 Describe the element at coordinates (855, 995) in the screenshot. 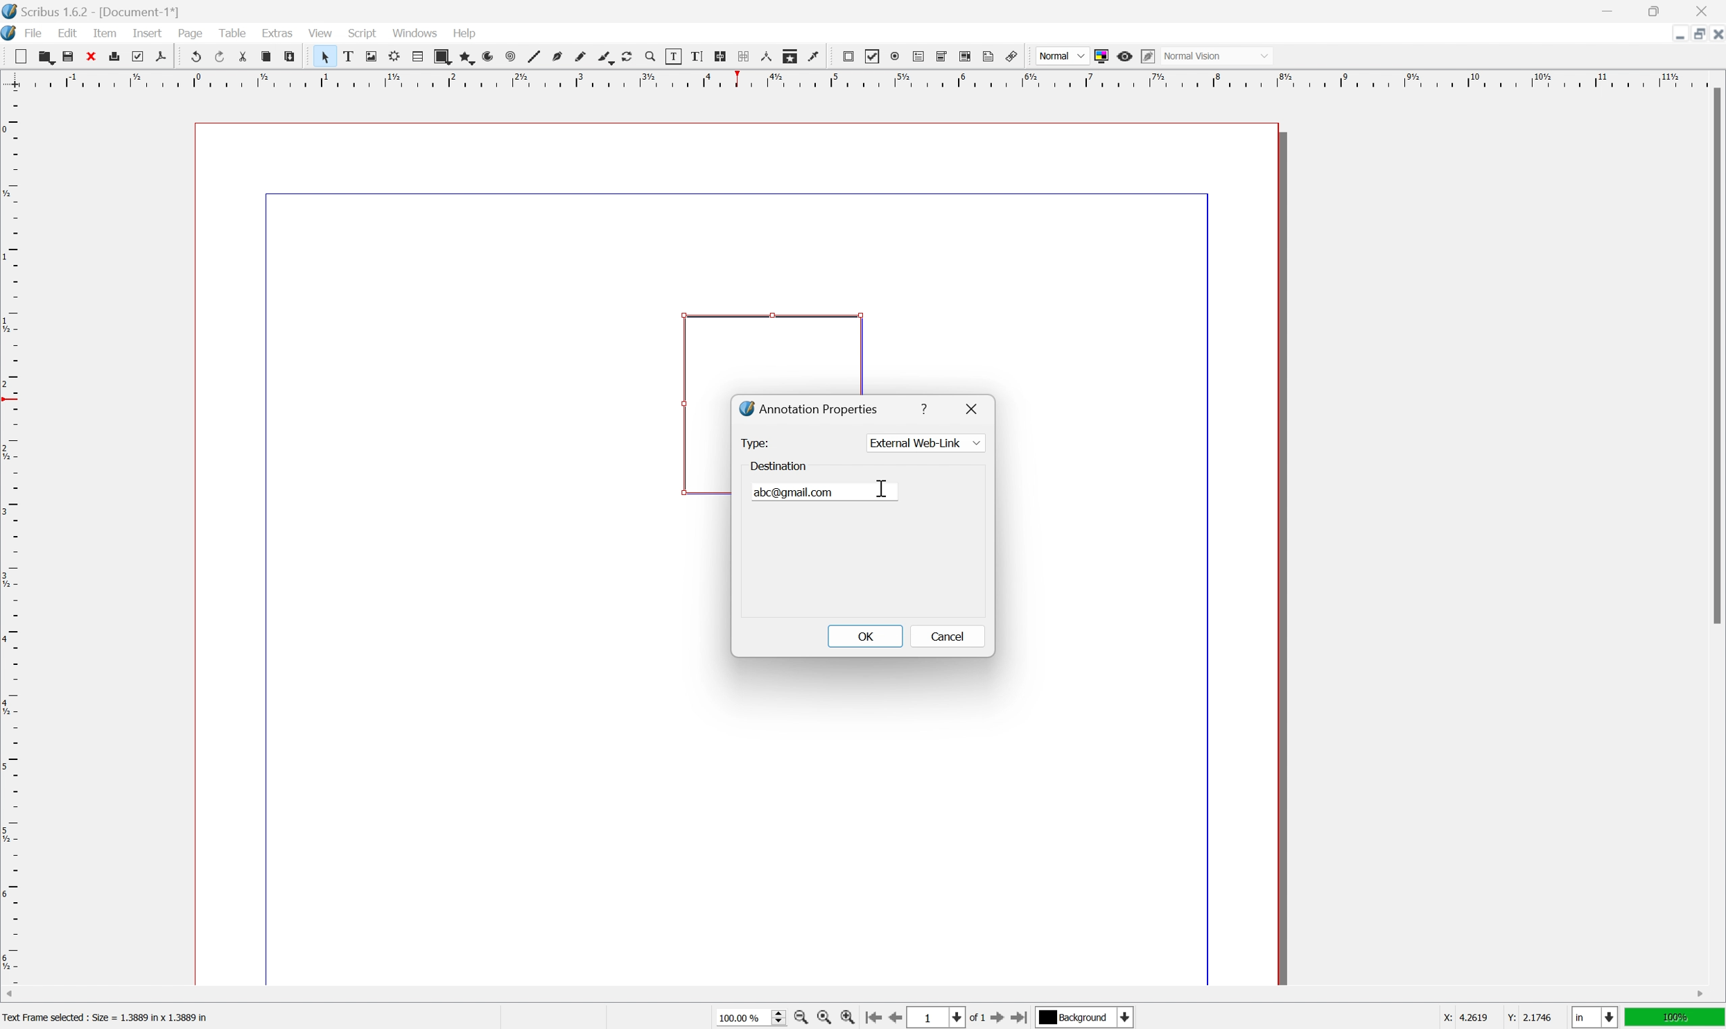

I see `scroll bar` at that location.